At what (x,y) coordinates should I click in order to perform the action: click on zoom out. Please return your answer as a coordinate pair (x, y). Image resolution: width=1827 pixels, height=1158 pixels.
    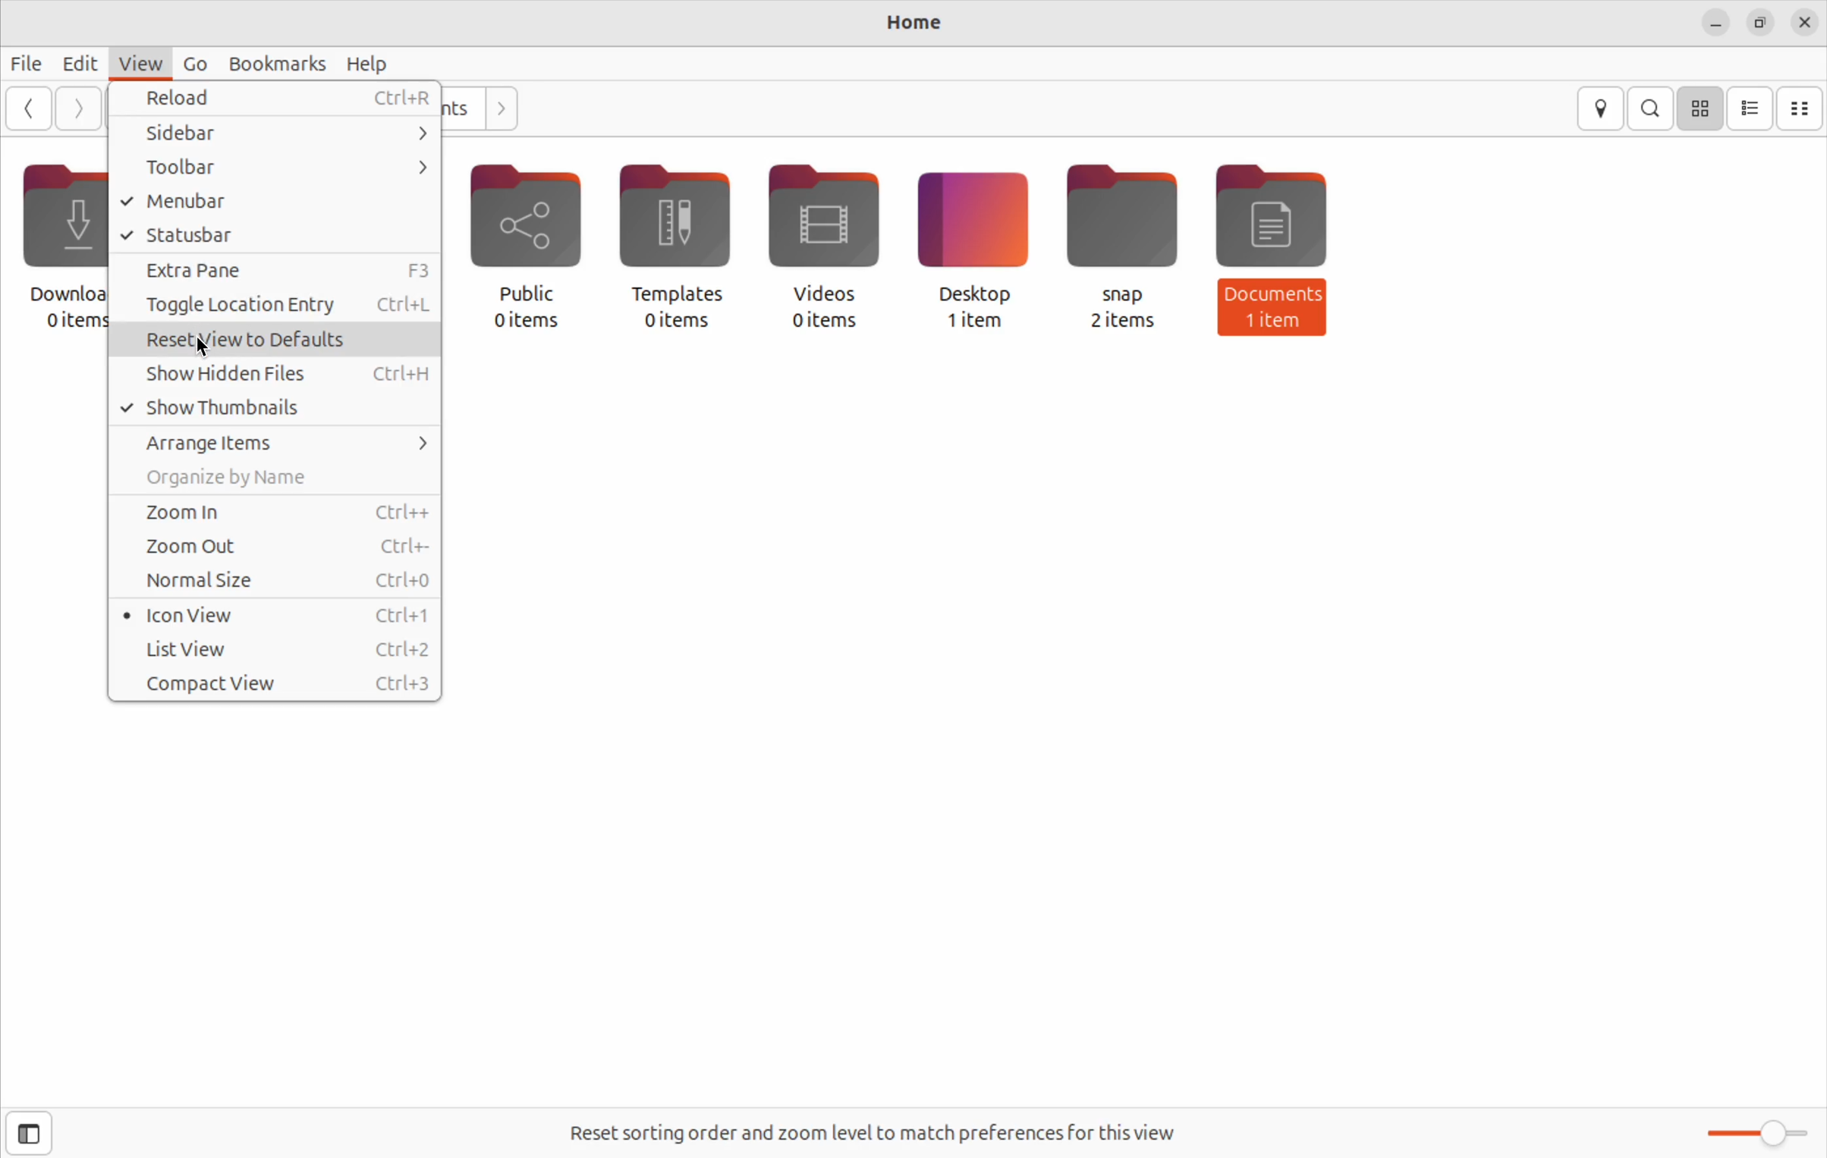
    Looking at the image, I should click on (279, 548).